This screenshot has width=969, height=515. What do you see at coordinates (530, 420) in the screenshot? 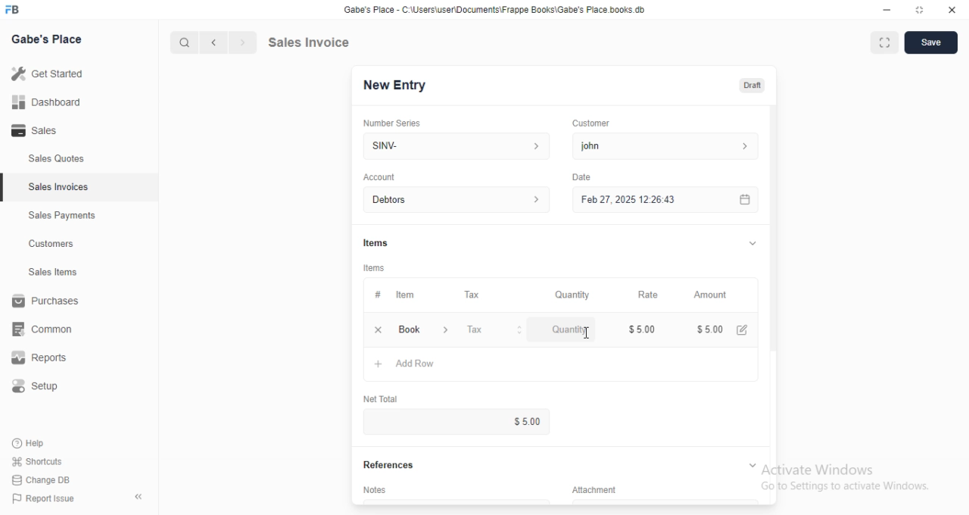
I see `$5.00` at bounding box center [530, 420].